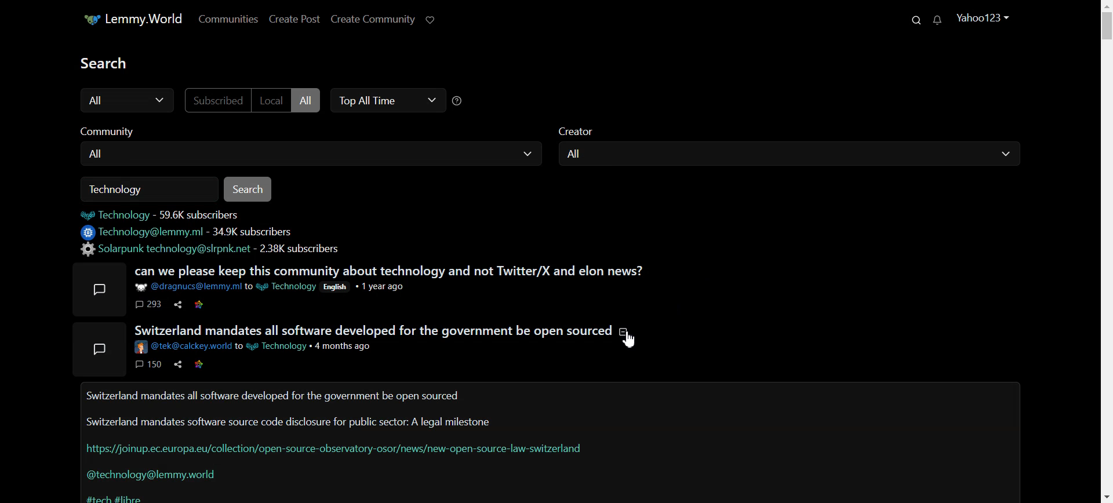 The width and height of the screenshot is (1113, 503). Describe the element at coordinates (274, 396) in the screenshot. I see `Switzerland mandates all software developed for the government be open sourced` at that location.